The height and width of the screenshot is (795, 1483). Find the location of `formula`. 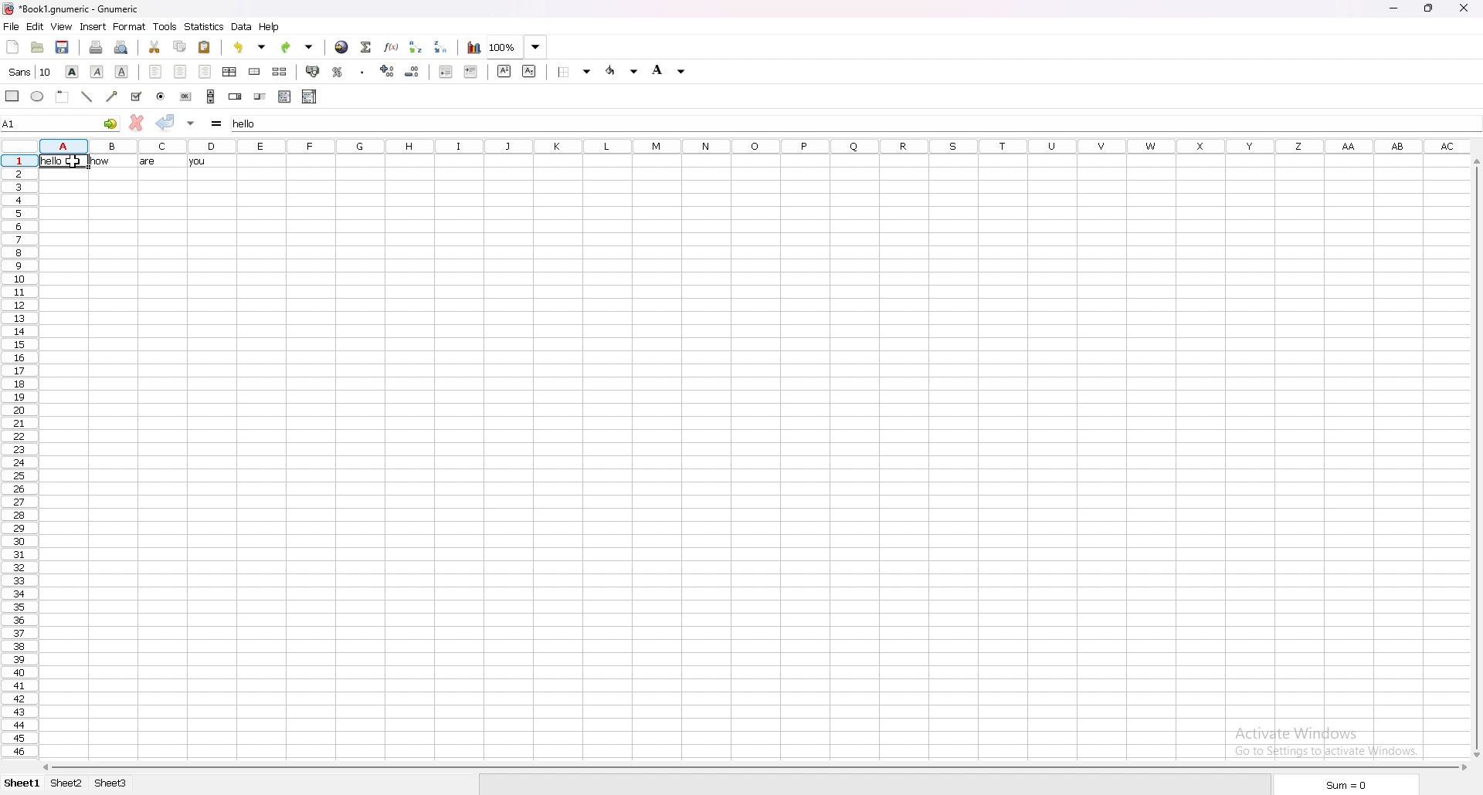

formula is located at coordinates (217, 123).